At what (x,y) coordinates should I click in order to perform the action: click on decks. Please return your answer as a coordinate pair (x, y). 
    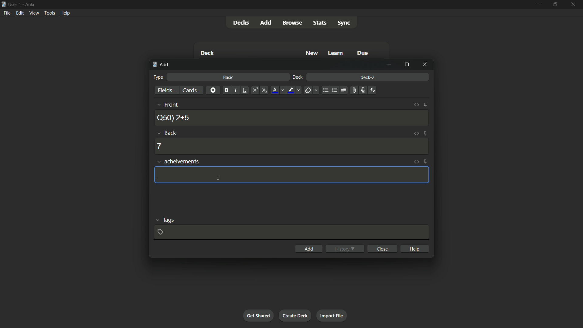
    Looking at the image, I should click on (240, 22).